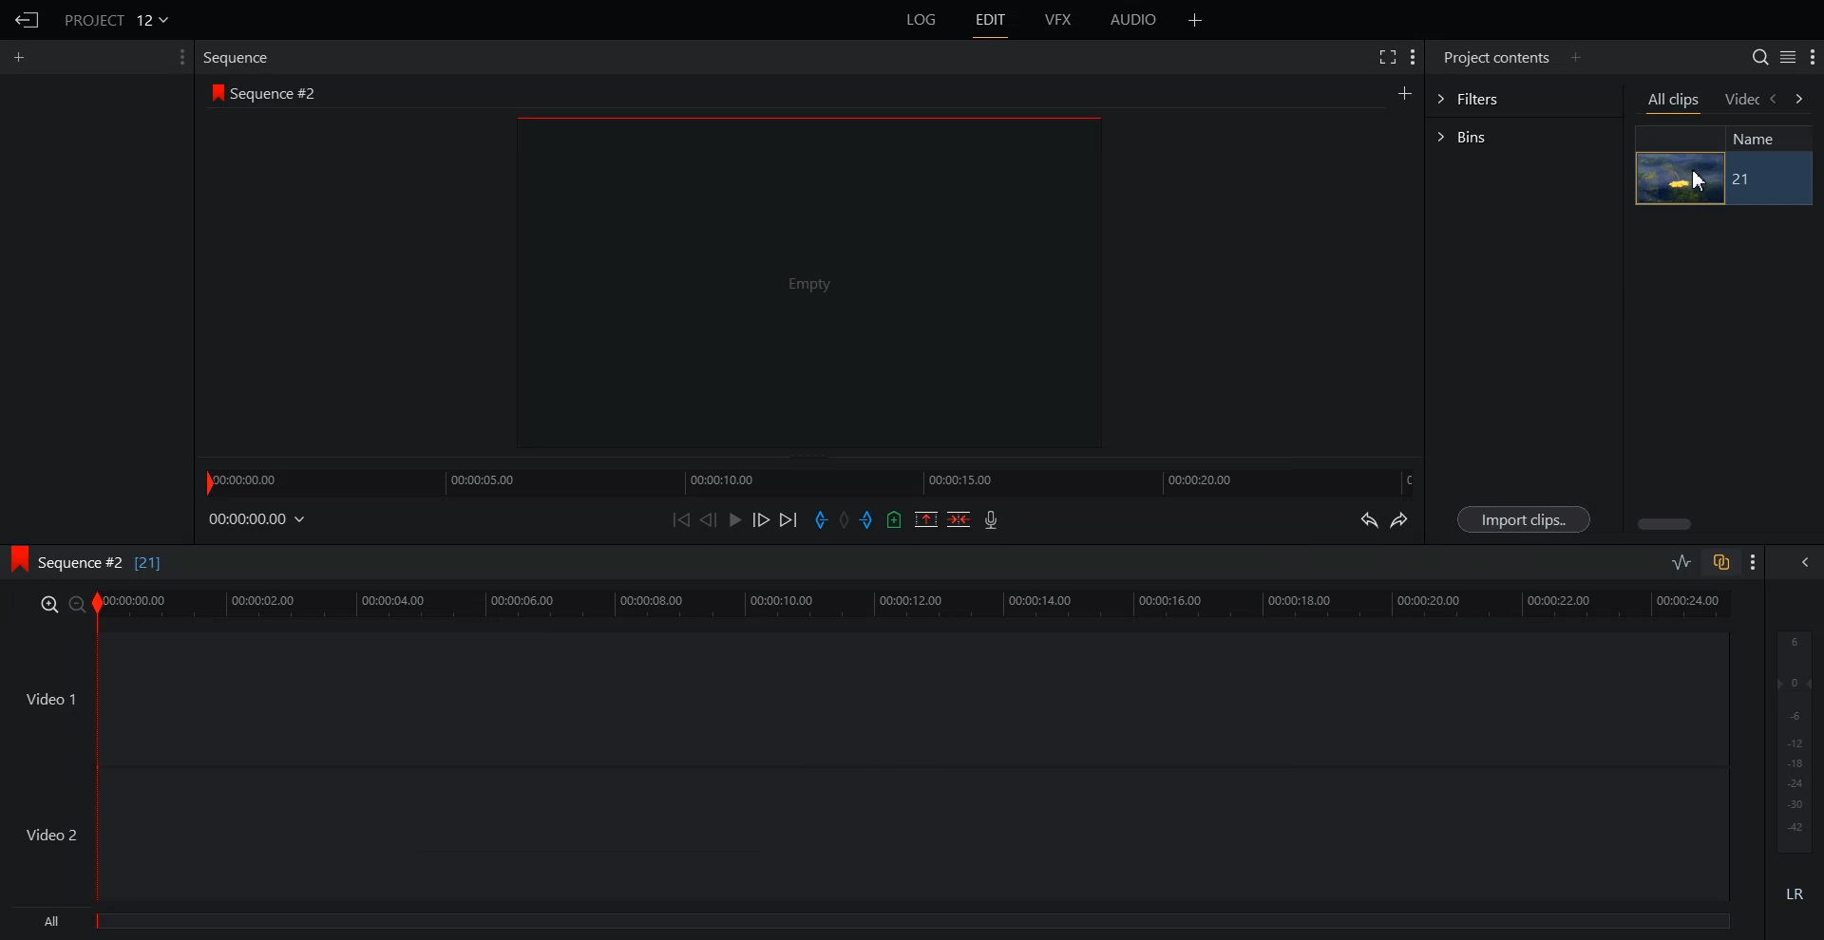 This screenshot has height=940, width=1824. Describe the element at coordinates (867, 837) in the screenshot. I see `Video 2` at that location.